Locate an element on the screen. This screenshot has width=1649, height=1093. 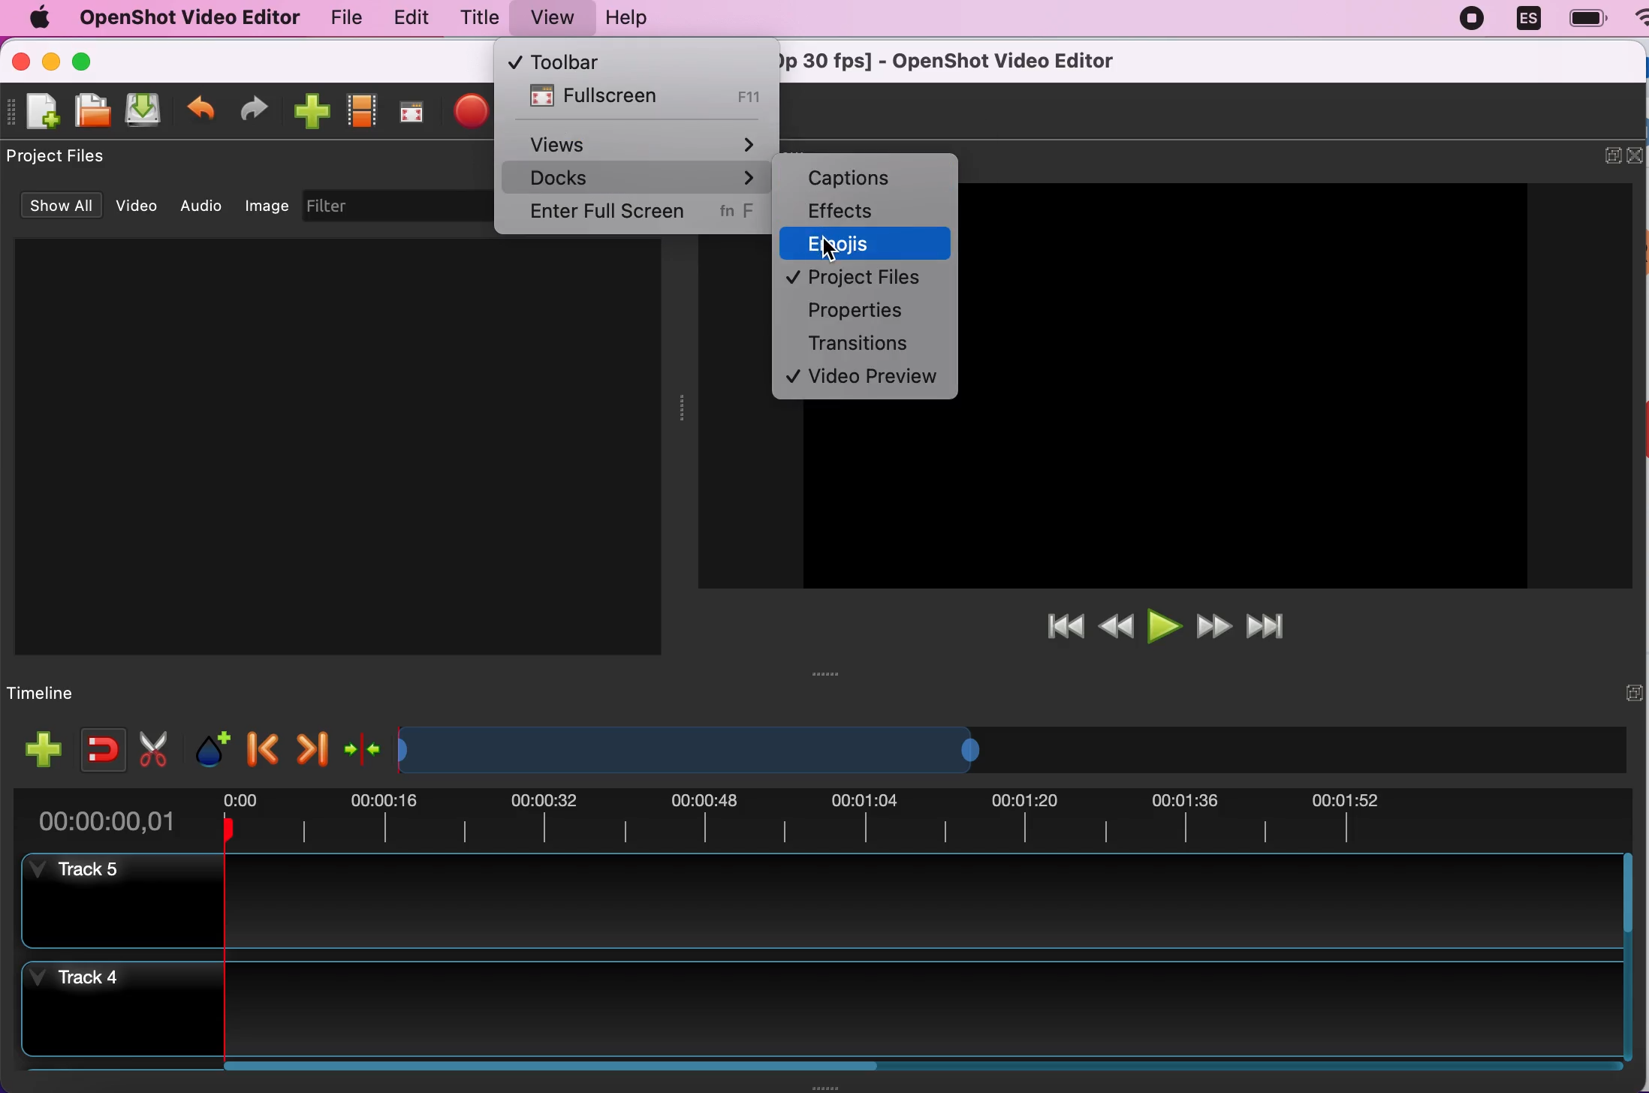
toolbar is located at coordinates (605, 59).